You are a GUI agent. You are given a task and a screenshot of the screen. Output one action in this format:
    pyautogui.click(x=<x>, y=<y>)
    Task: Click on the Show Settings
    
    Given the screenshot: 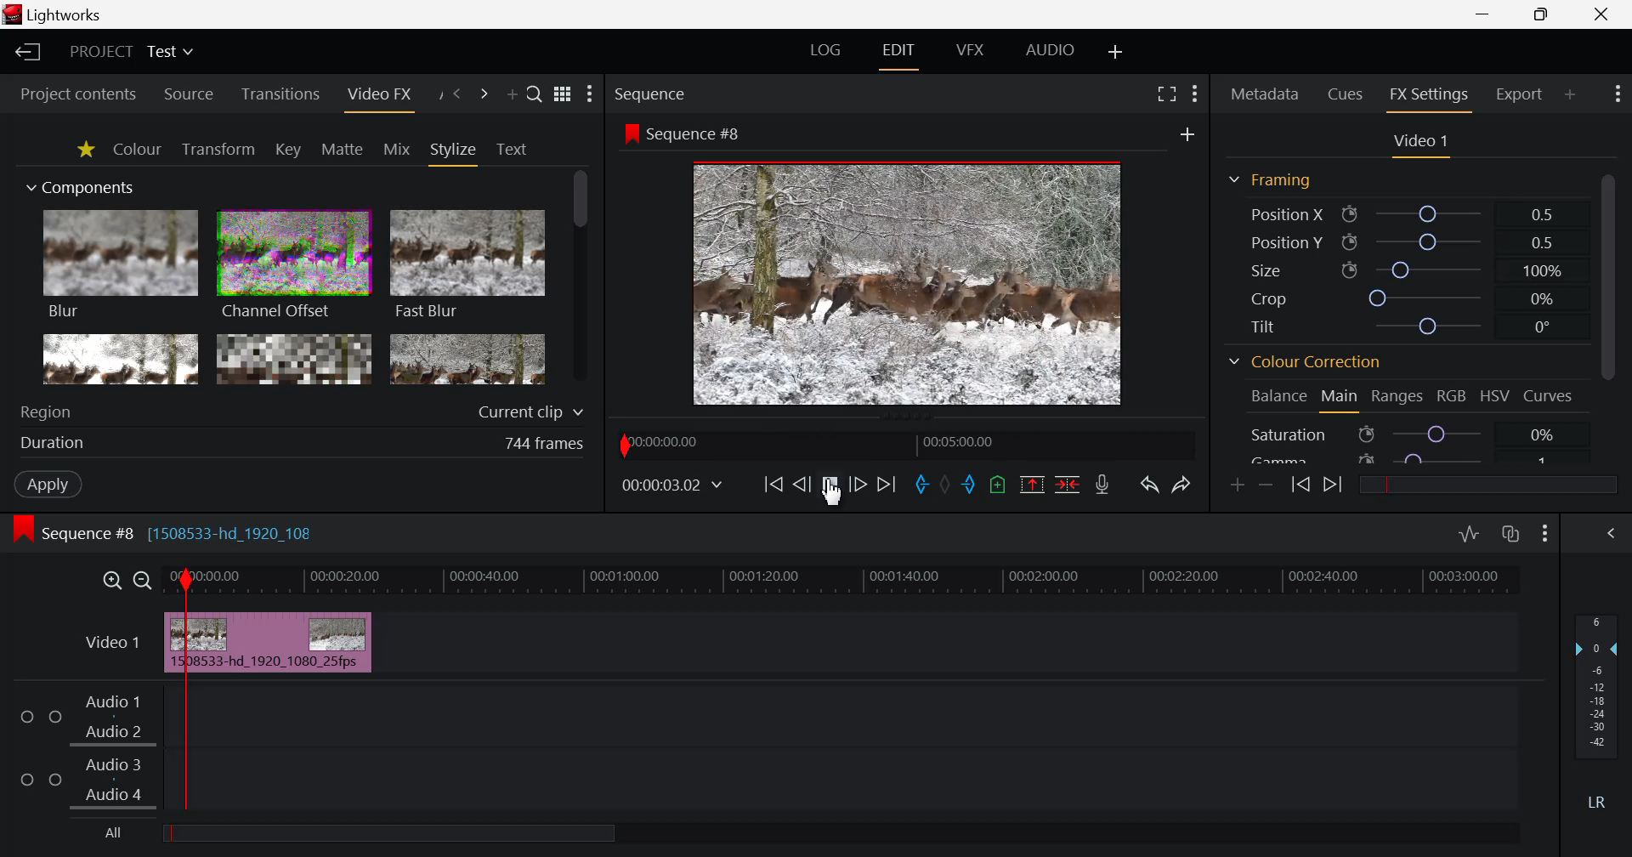 What is the action you would take?
    pyautogui.click(x=590, y=94)
    